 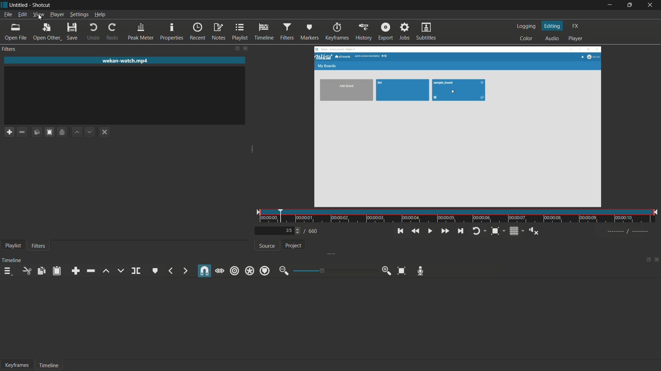 I want to click on change layout, so click(x=645, y=259).